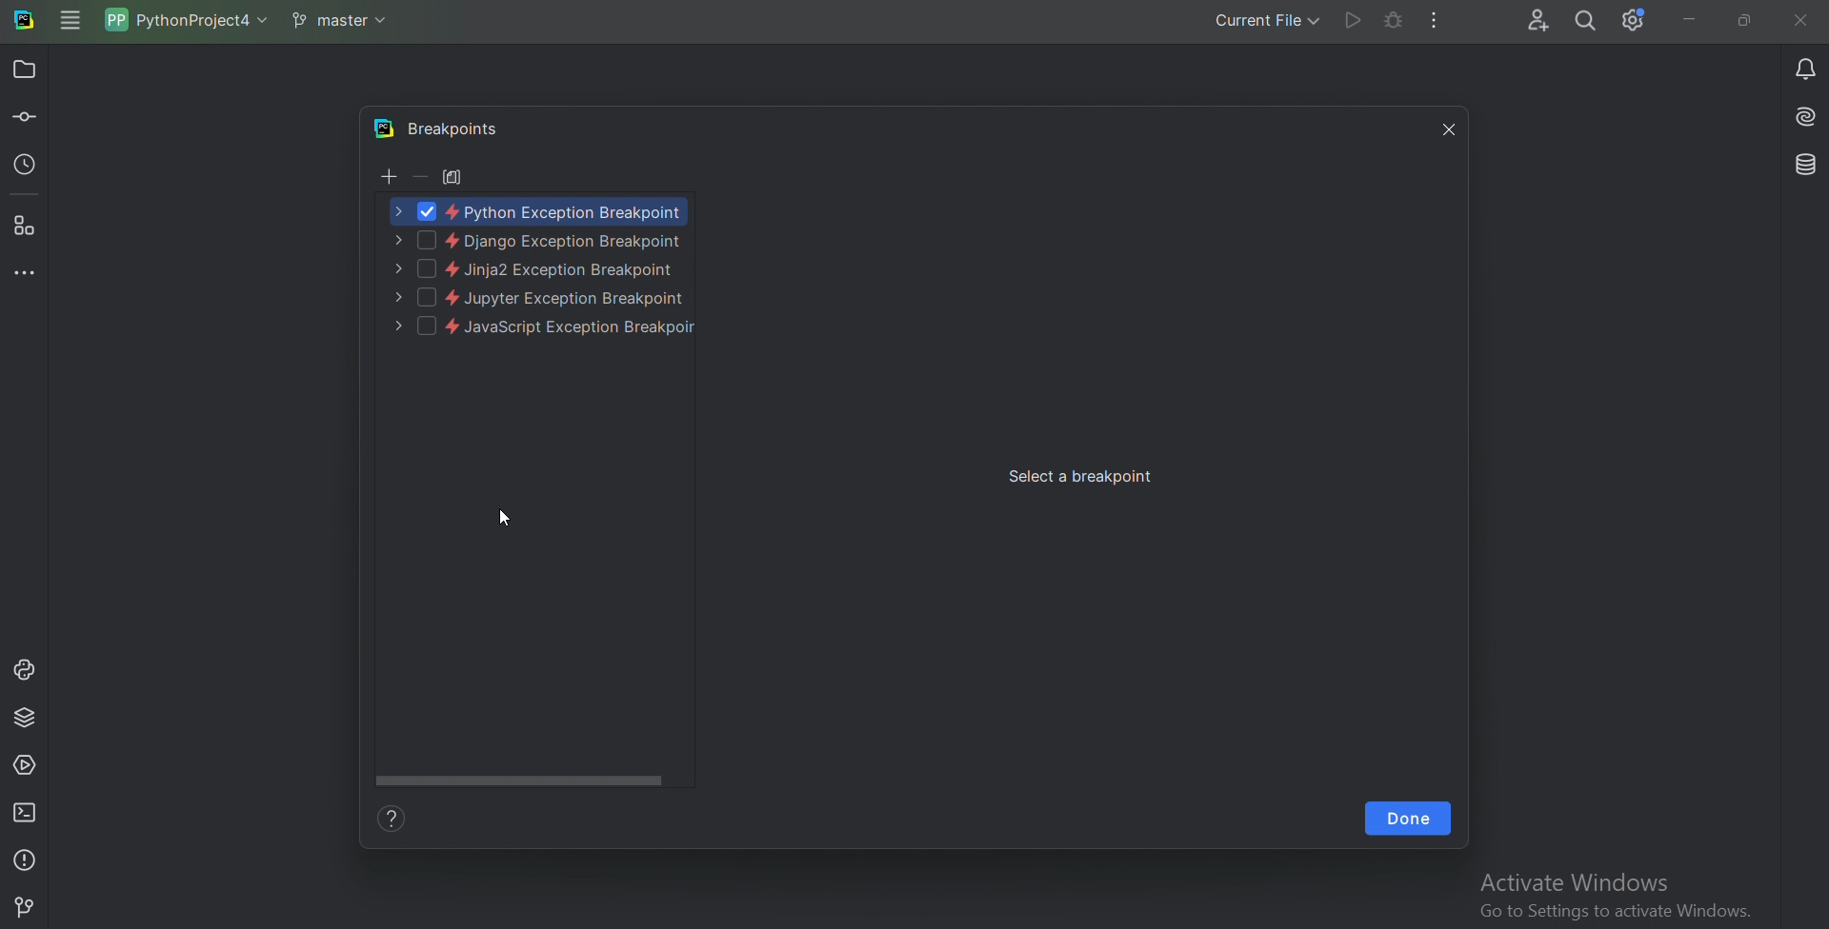  I want to click on Local history, so click(27, 168).